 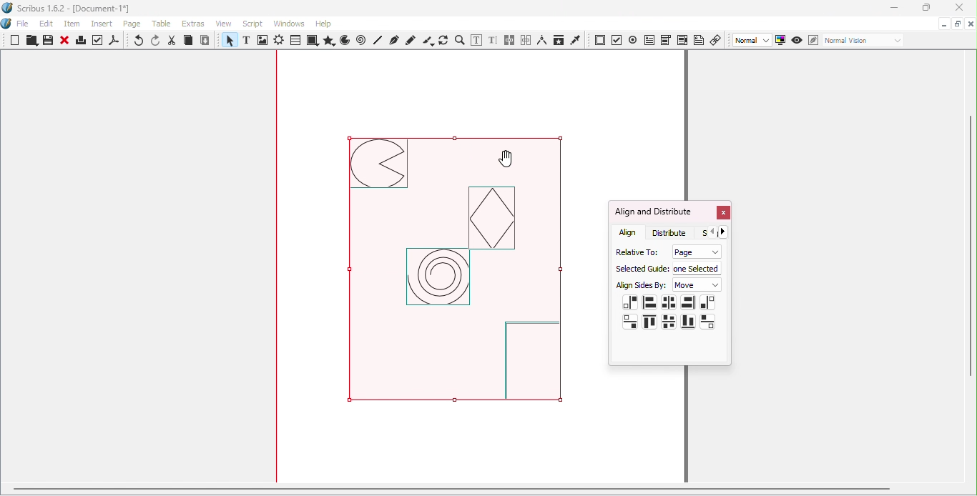 What do you see at coordinates (957, 23) in the screenshot?
I see `Maximize` at bounding box center [957, 23].